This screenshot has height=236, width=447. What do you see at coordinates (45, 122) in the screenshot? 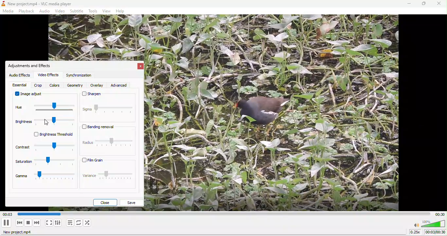
I see `cursor movement` at bounding box center [45, 122].